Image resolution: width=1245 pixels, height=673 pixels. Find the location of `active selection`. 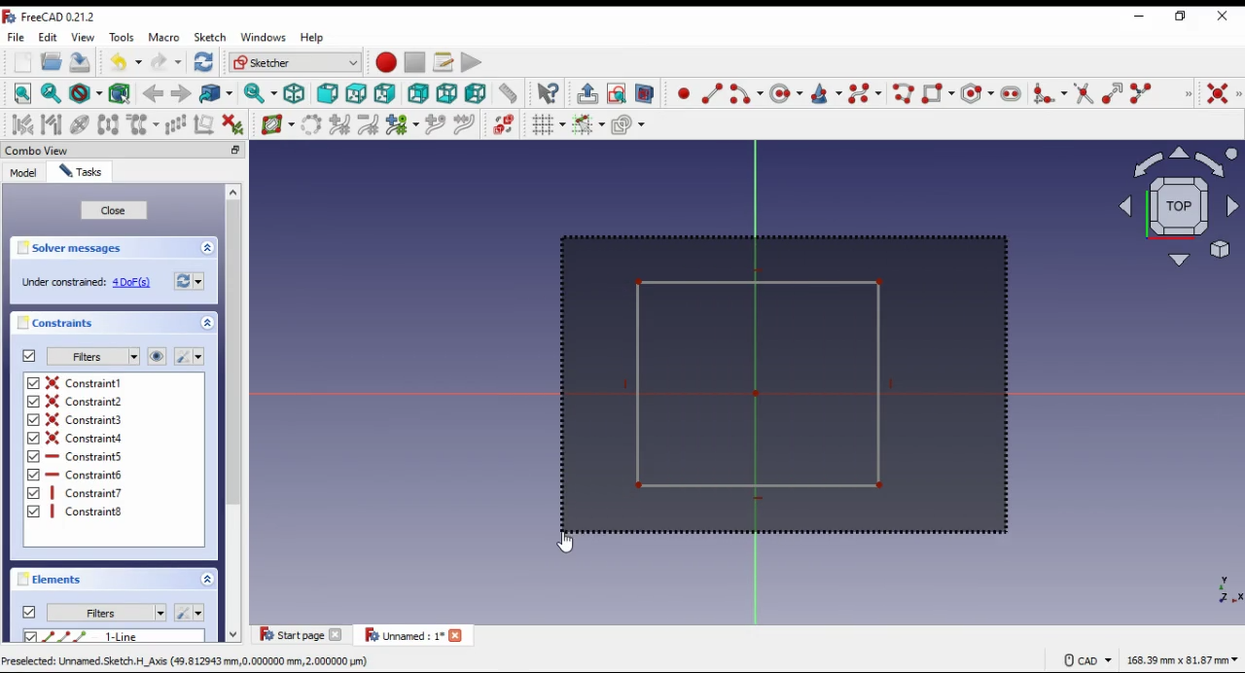

active selection is located at coordinates (785, 385).